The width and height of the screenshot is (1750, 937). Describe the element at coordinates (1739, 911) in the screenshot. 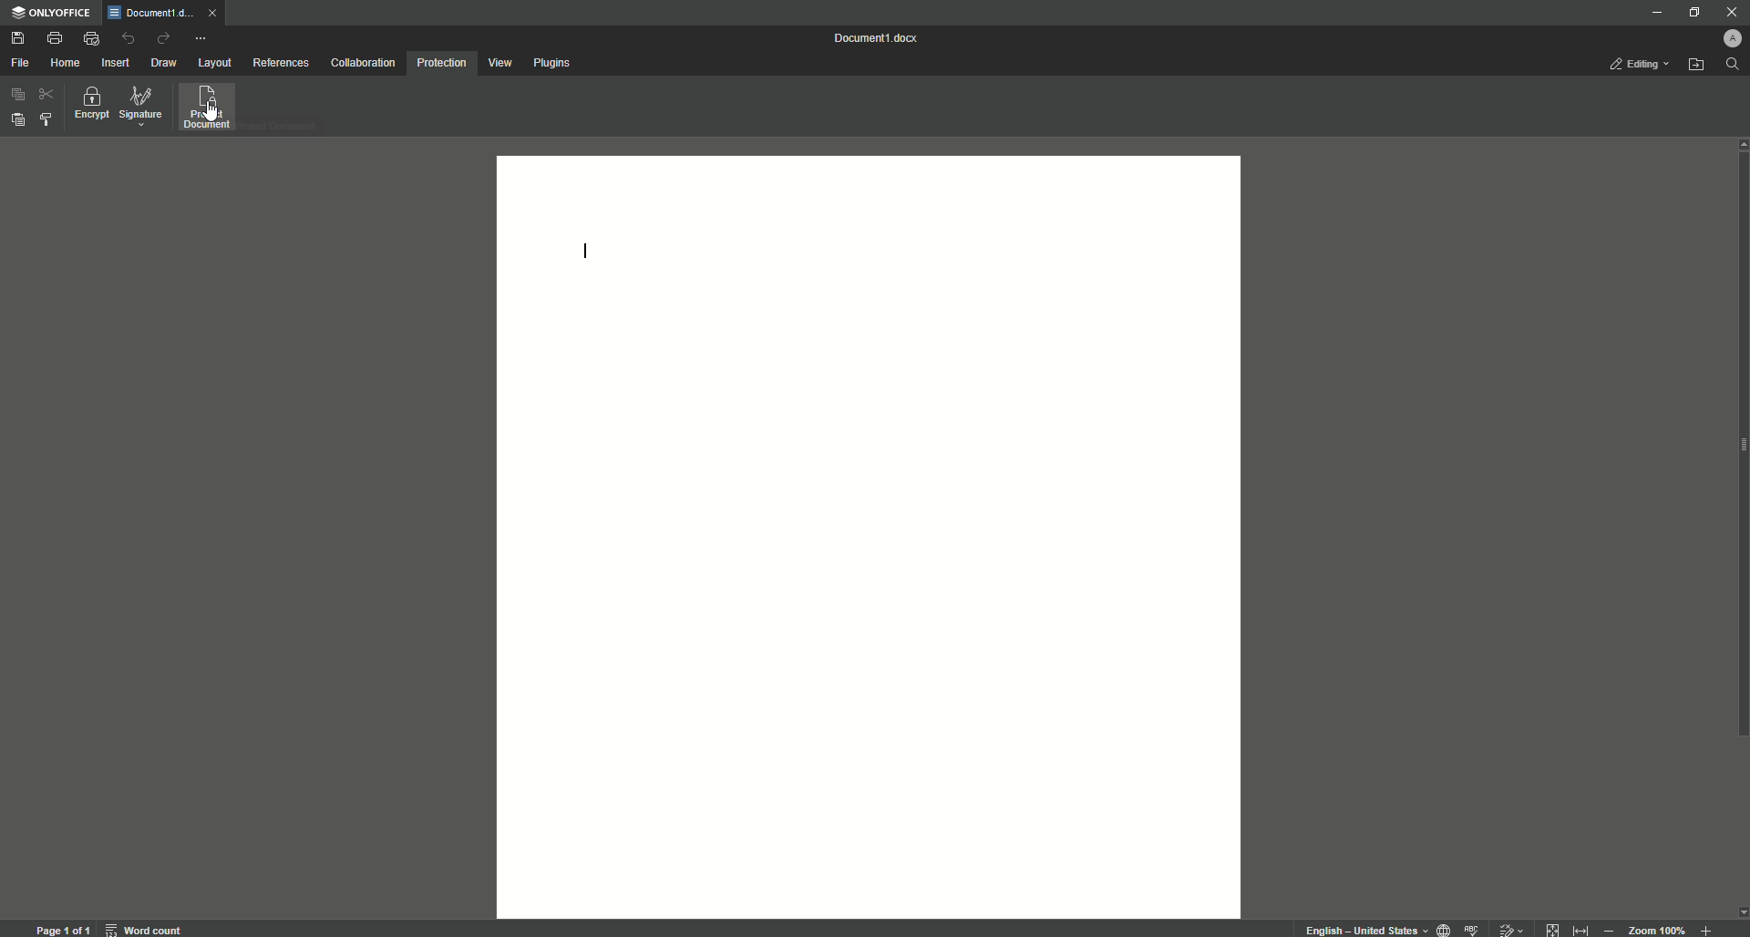

I see `scroll down` at that location.